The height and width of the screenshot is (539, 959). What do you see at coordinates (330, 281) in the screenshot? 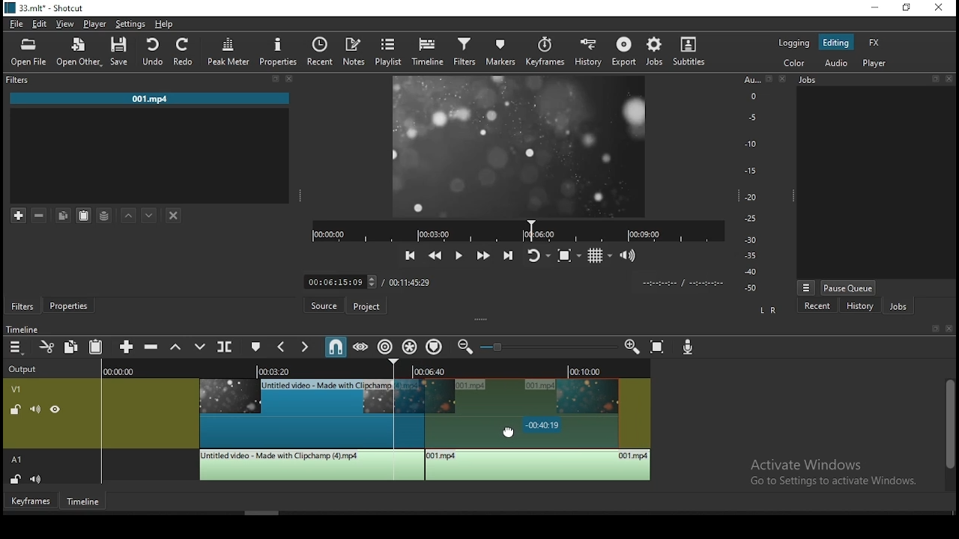
I see `elapsed time` at bounding box center [330, 281].